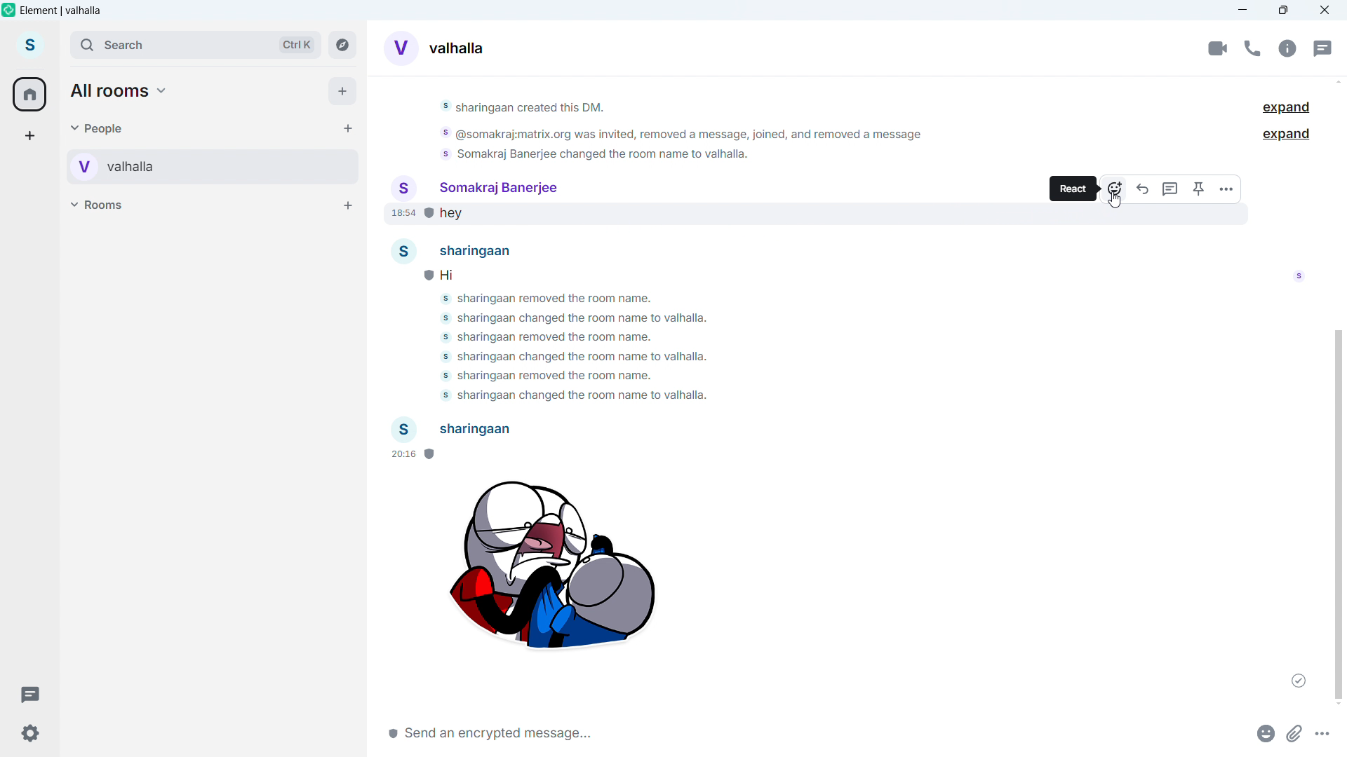  I want to click on Threads , so click(1321, 48).